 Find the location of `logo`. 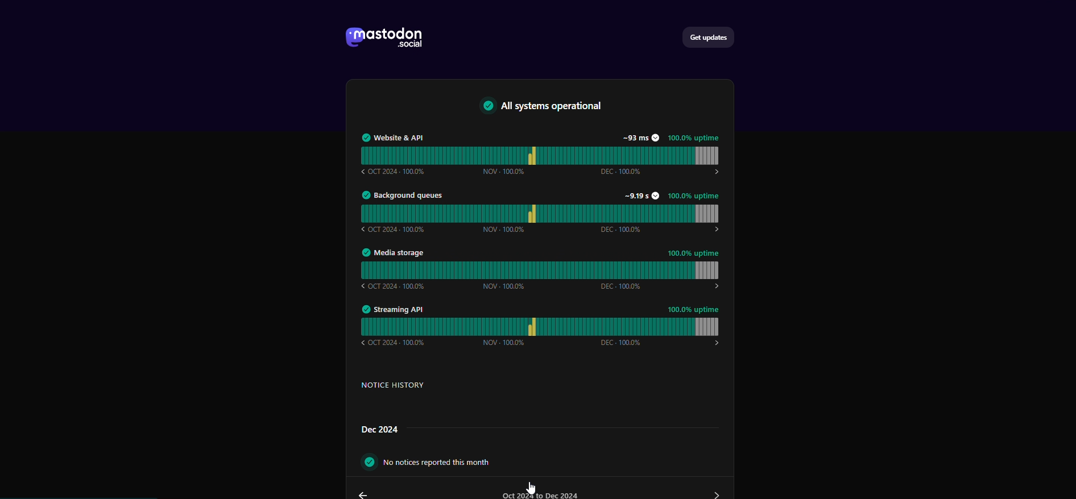

logo is located at coordinates (387, 38).